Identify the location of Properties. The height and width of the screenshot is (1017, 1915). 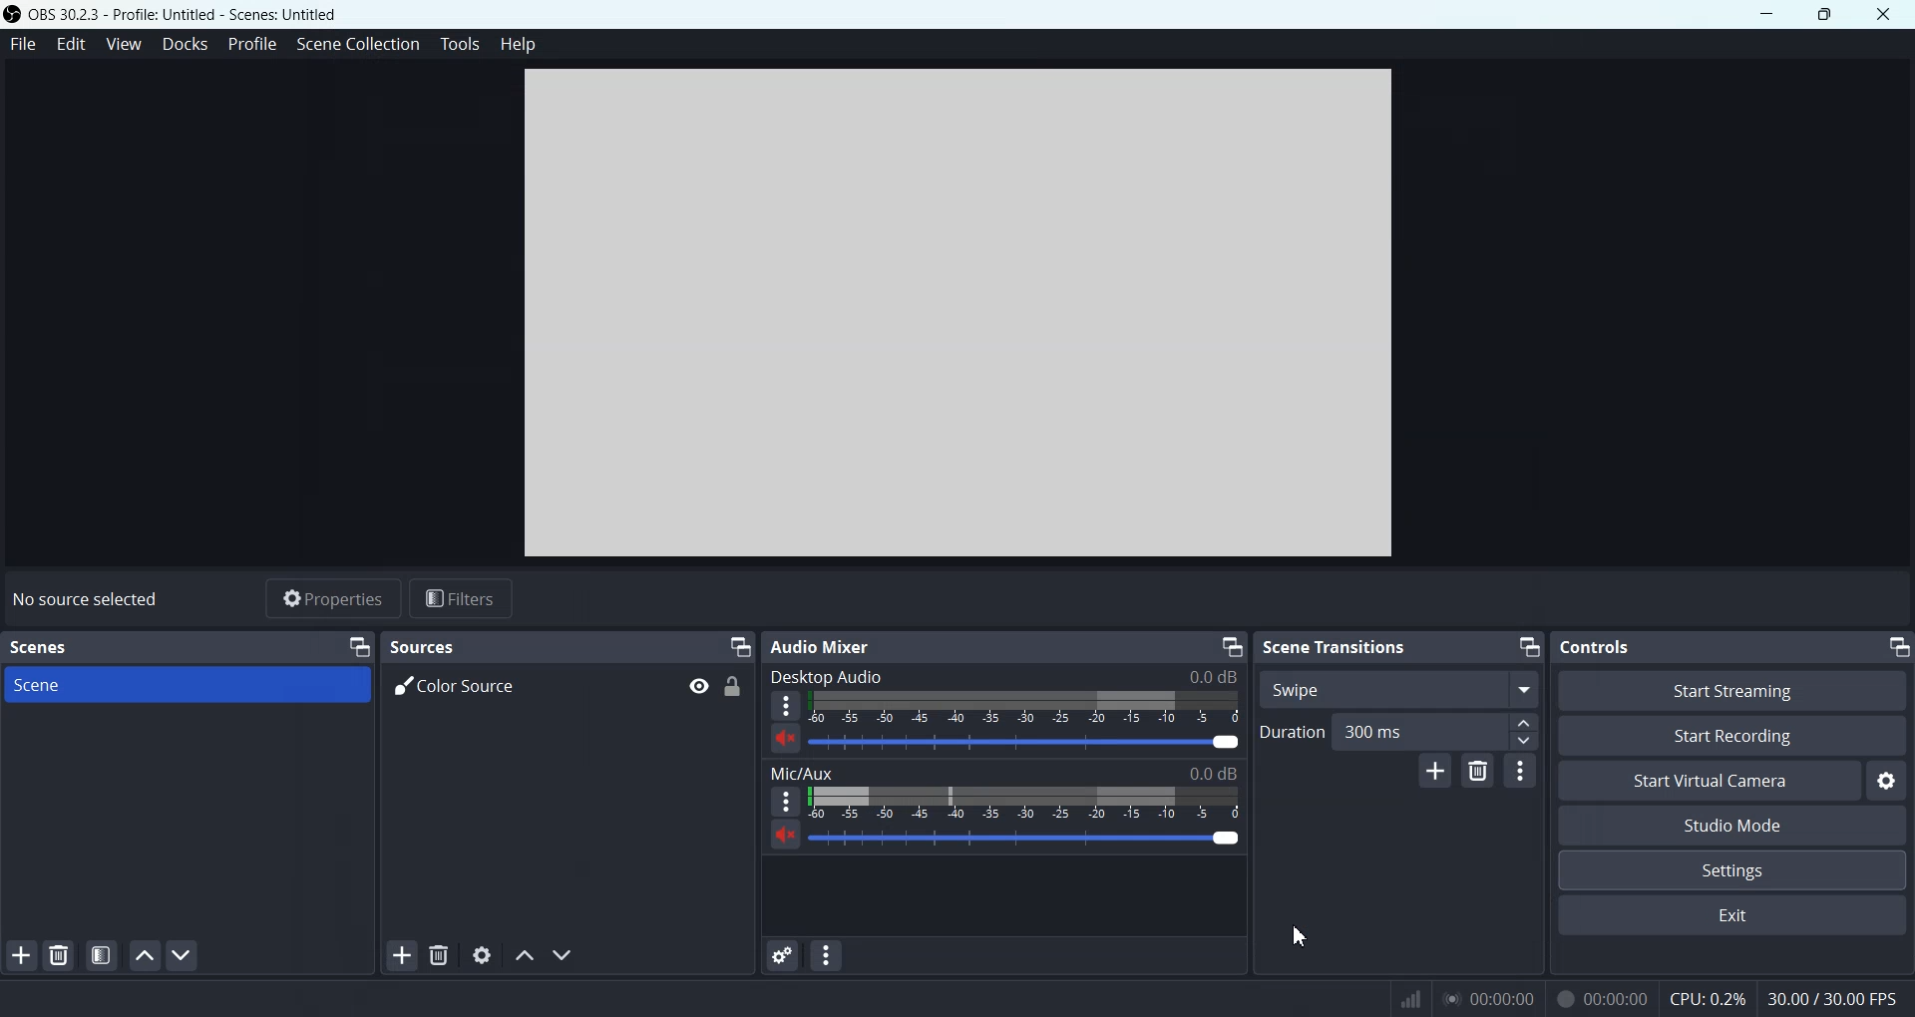
(331, 599).